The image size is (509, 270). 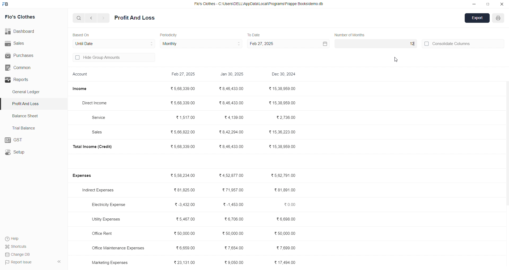 What do you see at coordinates (285, 190) in the screenshot?
I see `₹81,891.00` at bounding box center [285, 190].